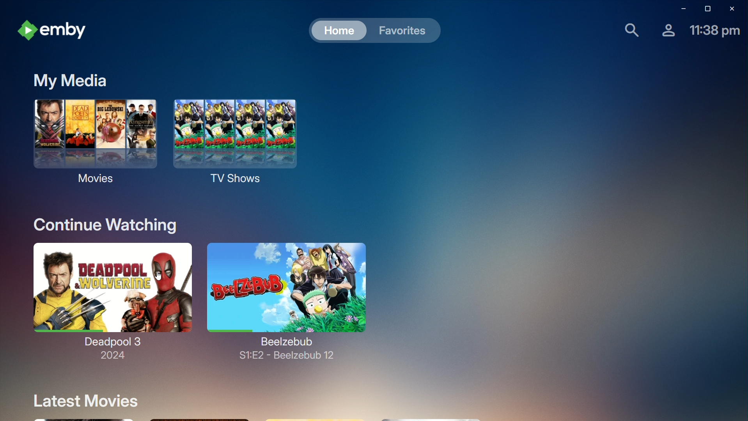  I want to click on Minimize, so click(680, 10).